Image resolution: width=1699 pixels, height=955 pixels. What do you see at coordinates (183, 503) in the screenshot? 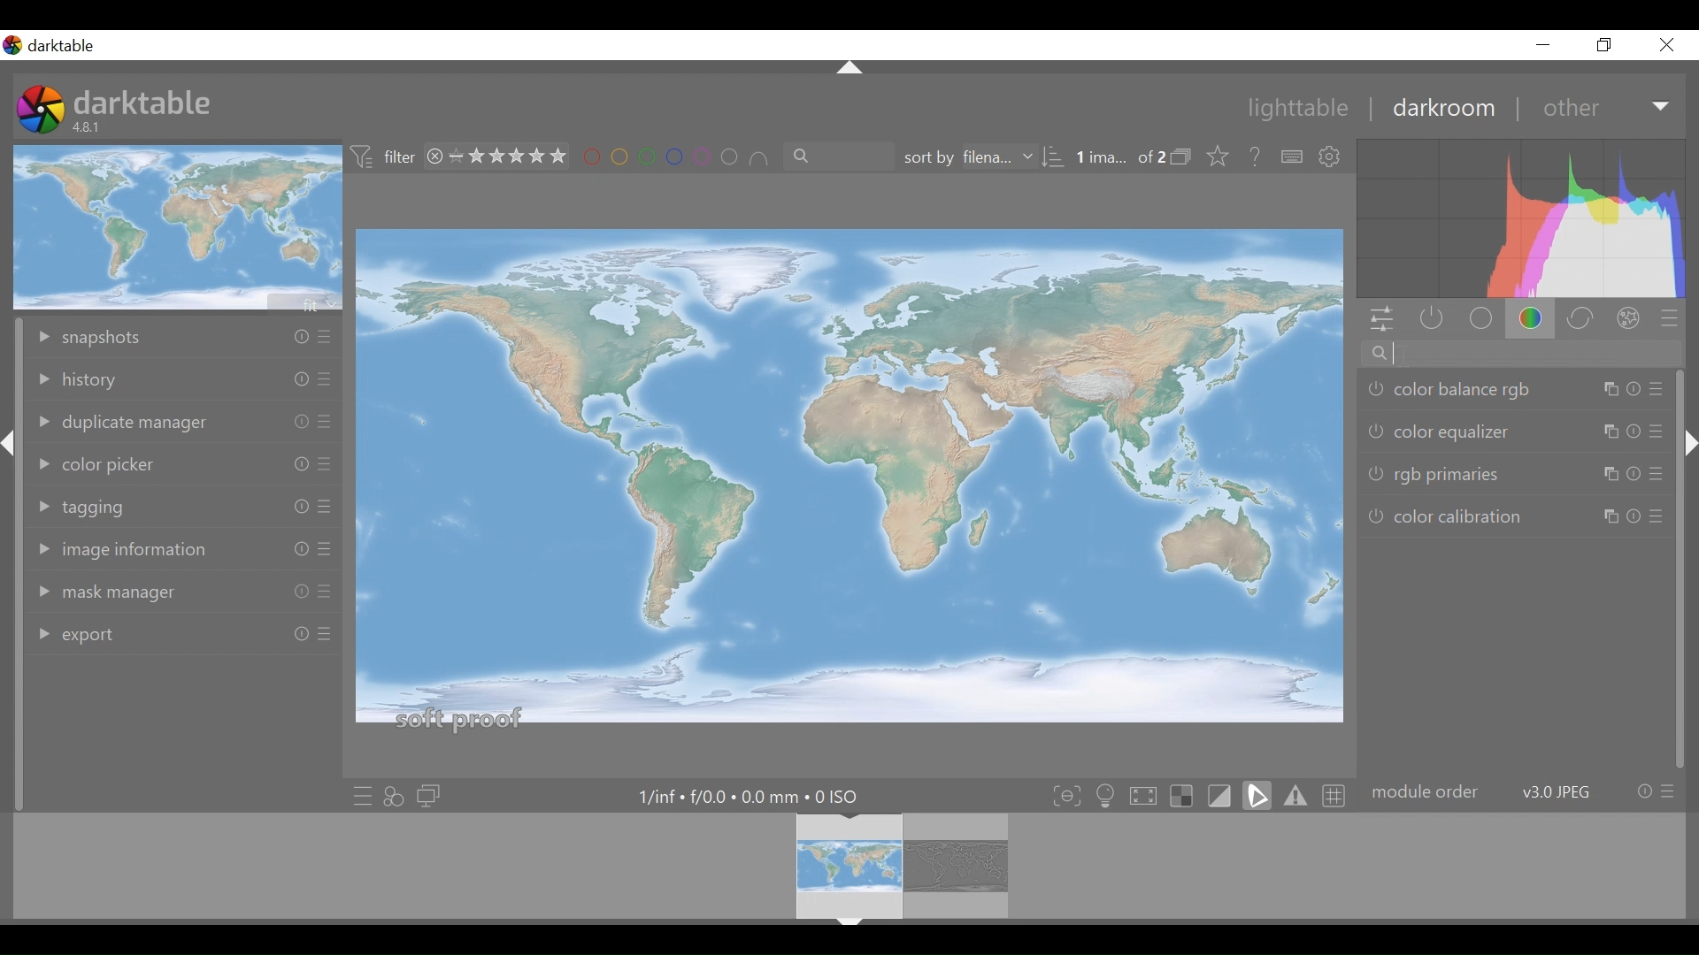
I see `tagging` at bounding box center [183, 503].